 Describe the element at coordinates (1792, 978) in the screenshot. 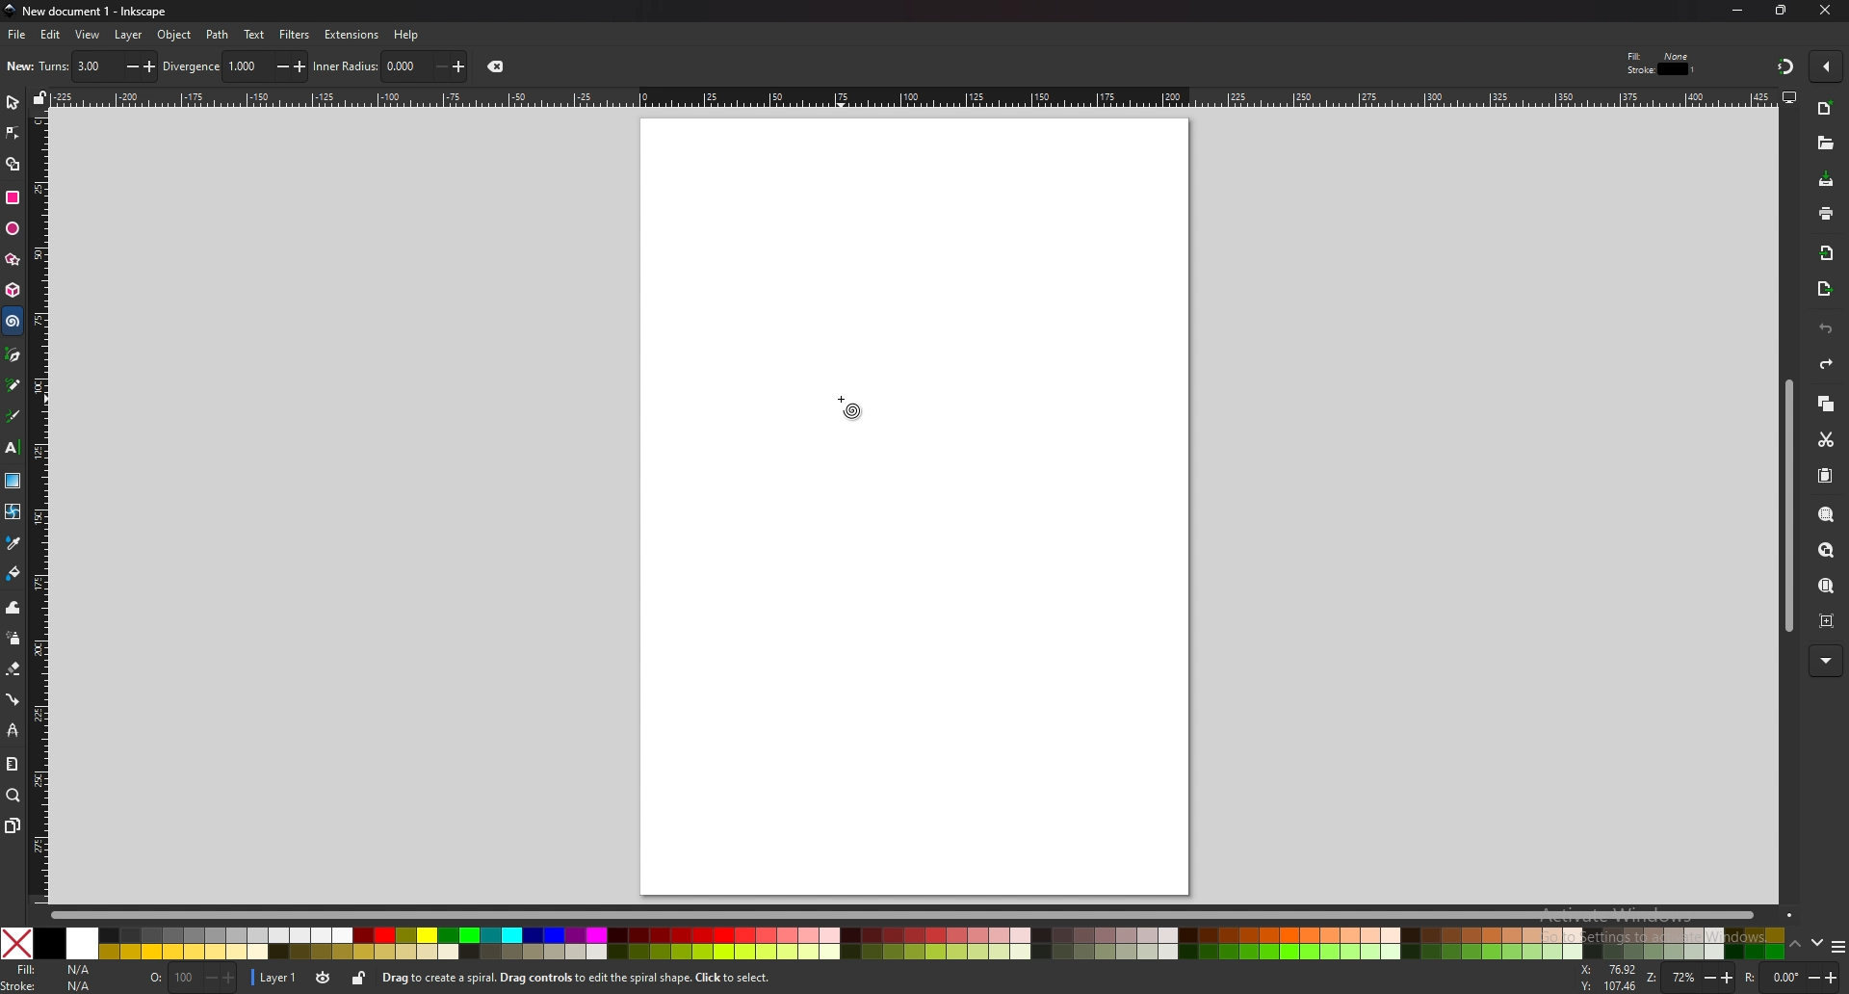

I see `R: 0.00` at that location.